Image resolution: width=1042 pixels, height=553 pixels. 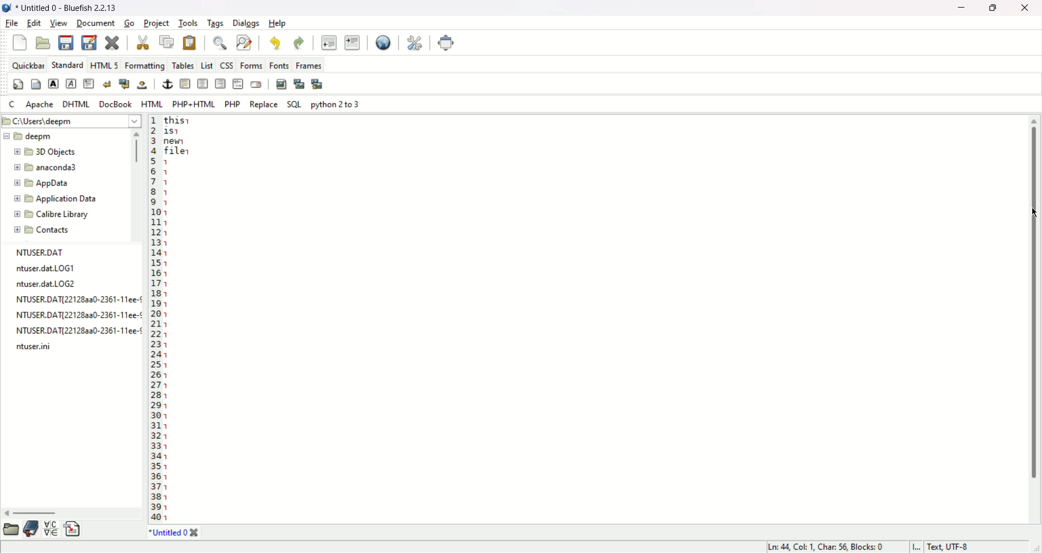 I want to click on tools, so click(x=188, y=23).